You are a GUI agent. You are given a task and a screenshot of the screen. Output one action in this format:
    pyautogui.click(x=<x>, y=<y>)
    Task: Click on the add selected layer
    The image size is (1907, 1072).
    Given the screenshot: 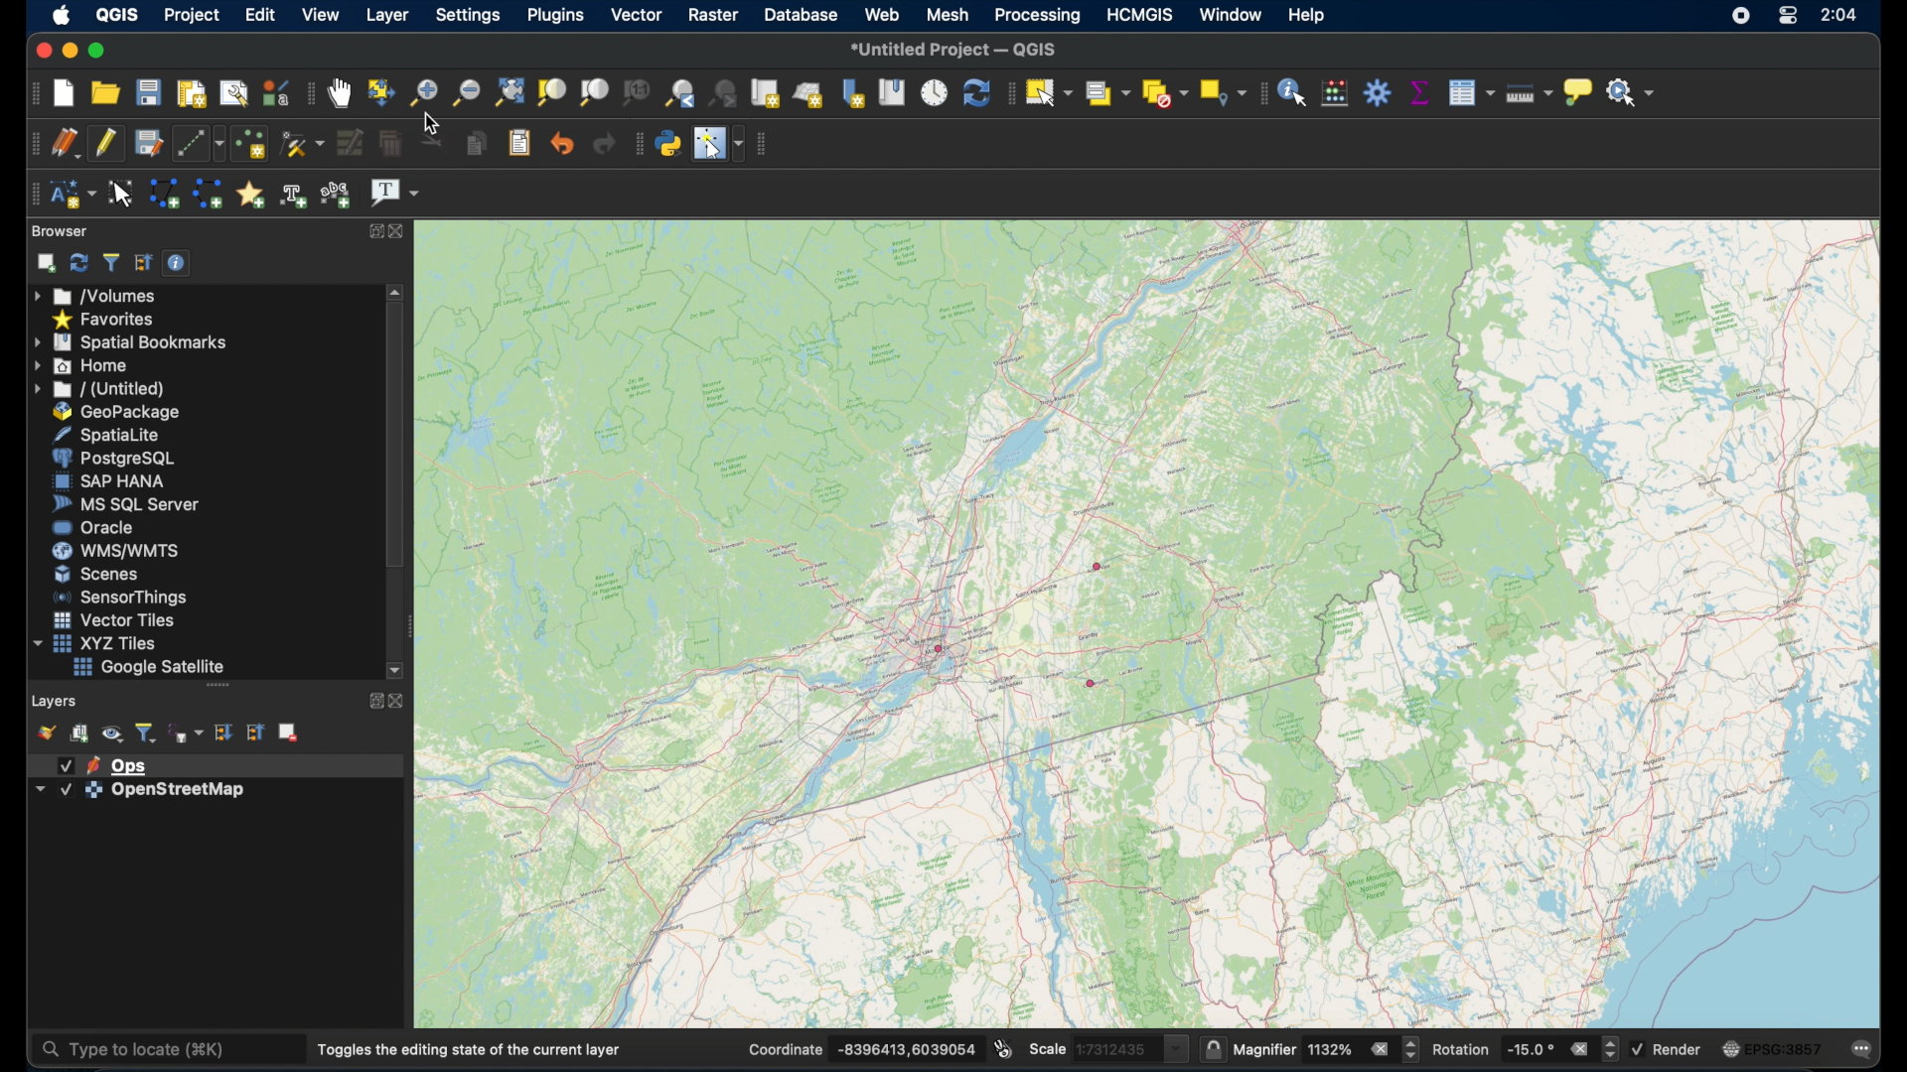 What is the action you would take?
    pyautogui.click(x=44, y=264)
    